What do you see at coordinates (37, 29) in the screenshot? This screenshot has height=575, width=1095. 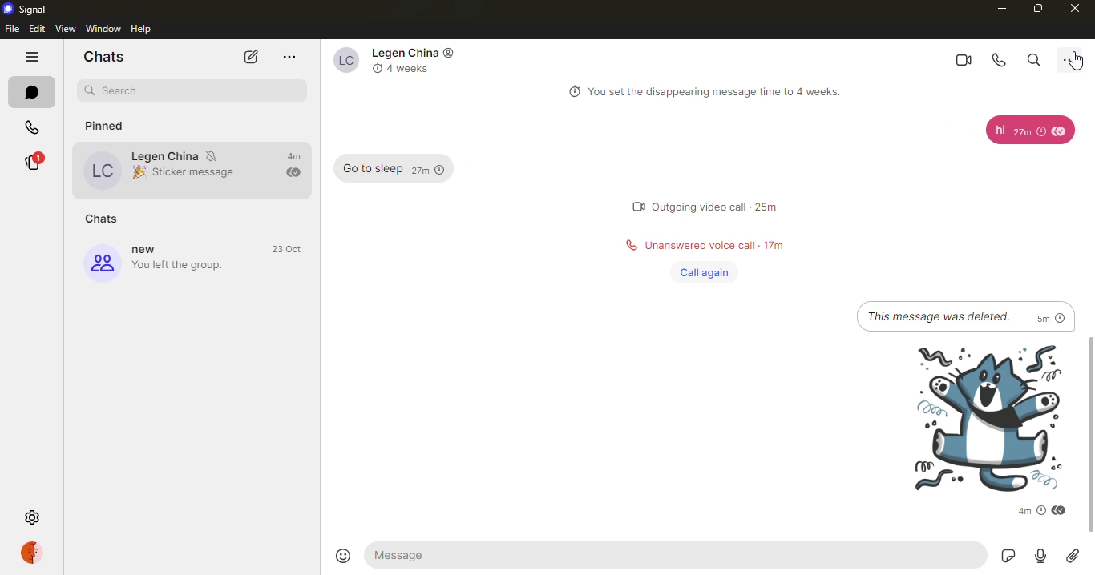 I see `edit` at bounding box center [37, 29].